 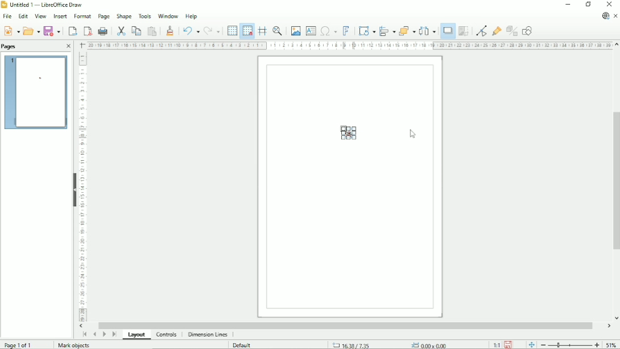 What do you see at coordinates (532, 344) in the screenshot?
I see `Fit page to window` at bounding box center [532, 344].